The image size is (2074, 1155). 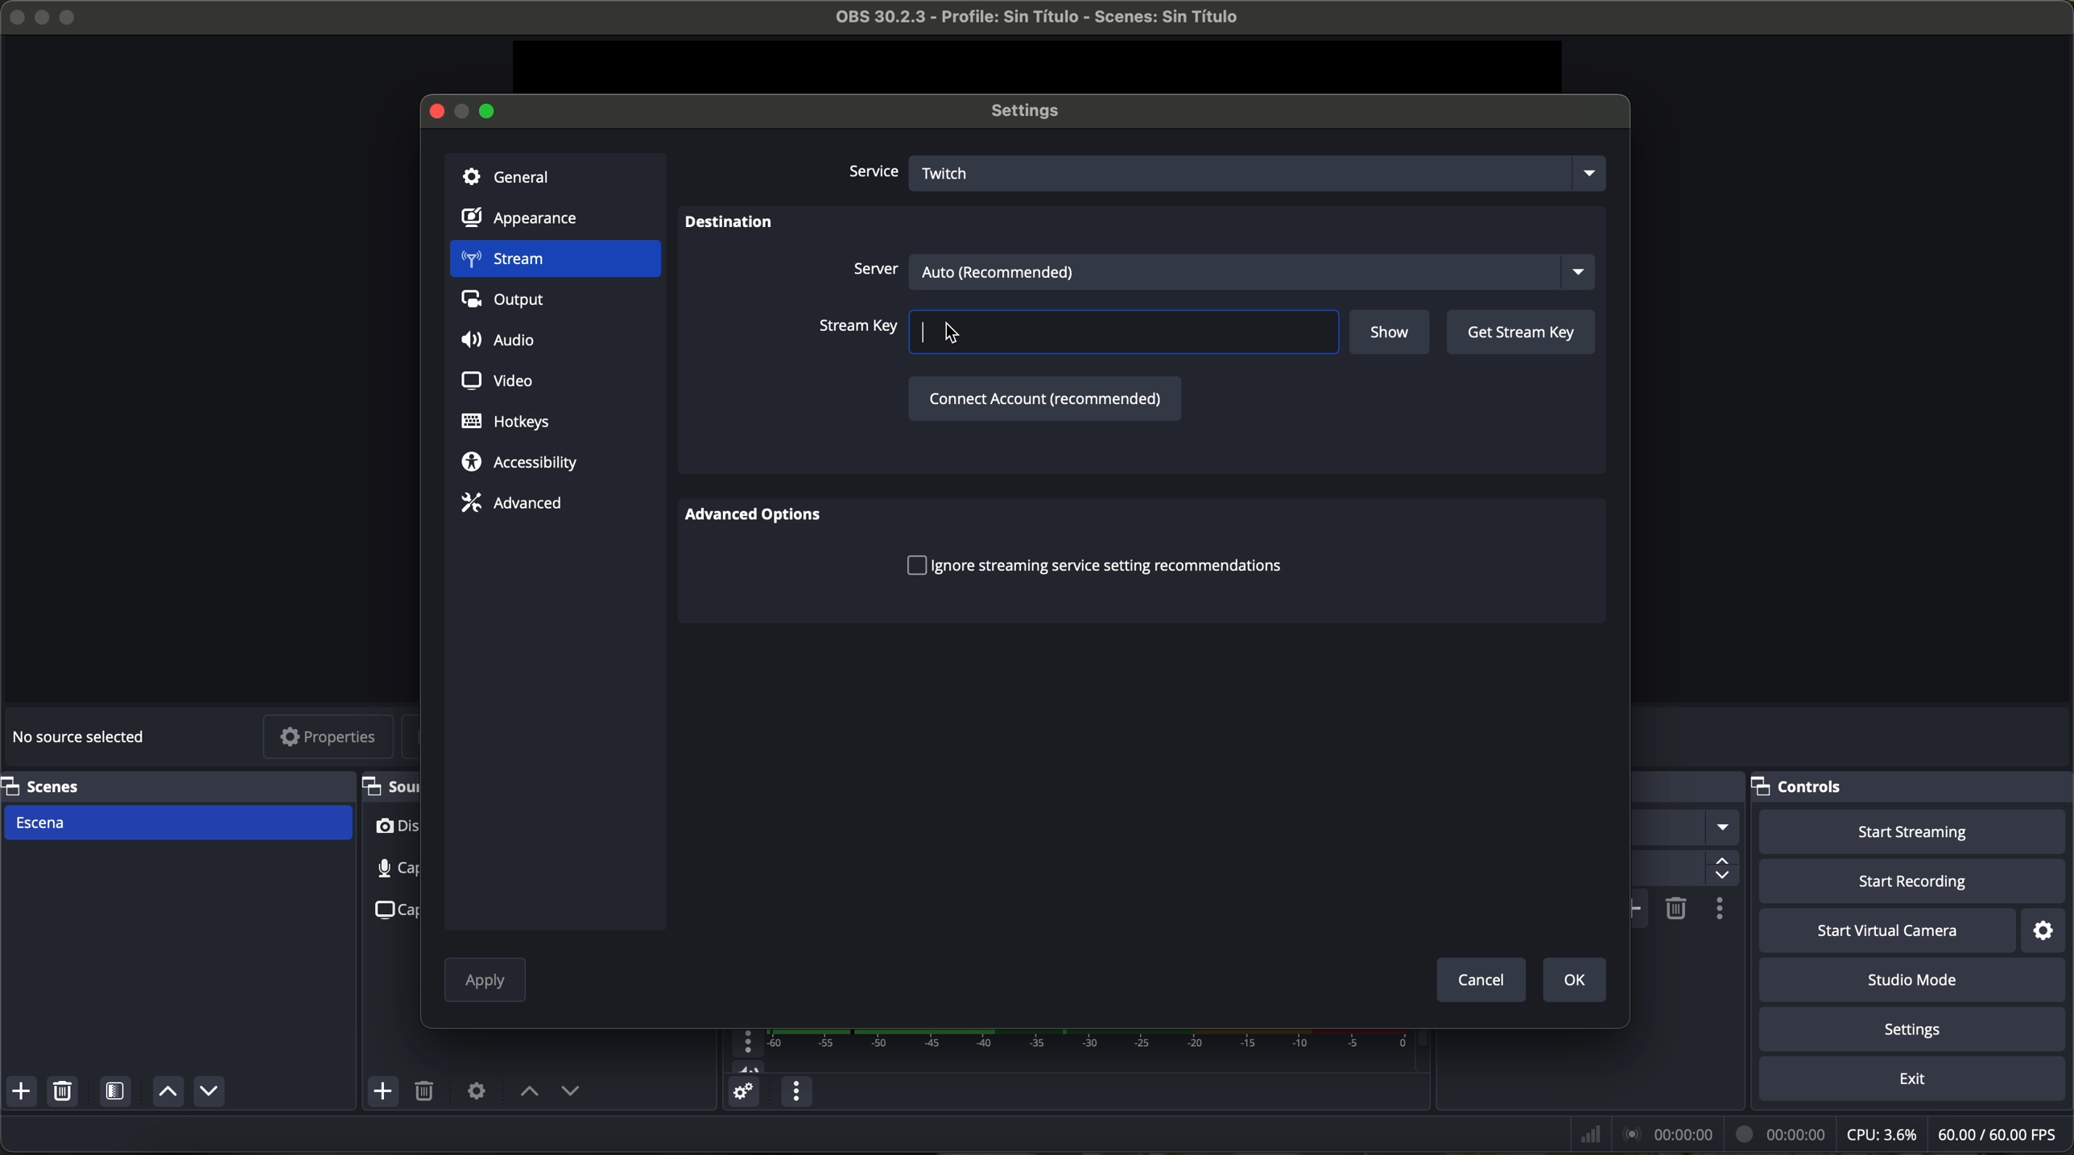 What do you see at coordinates (179, 823) in the screenshot?
I see `scene` at bounding box center [179, 823].